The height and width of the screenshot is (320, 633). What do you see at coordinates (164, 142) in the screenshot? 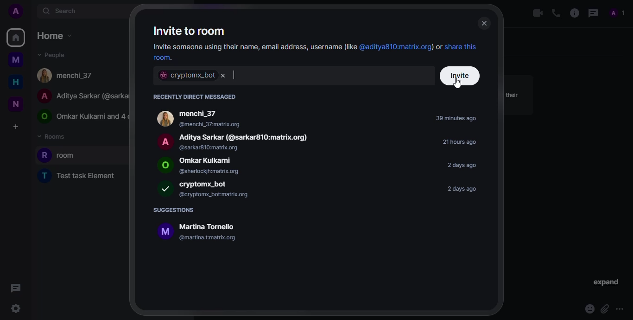
I see `logo` at bounding box center [164, 142].